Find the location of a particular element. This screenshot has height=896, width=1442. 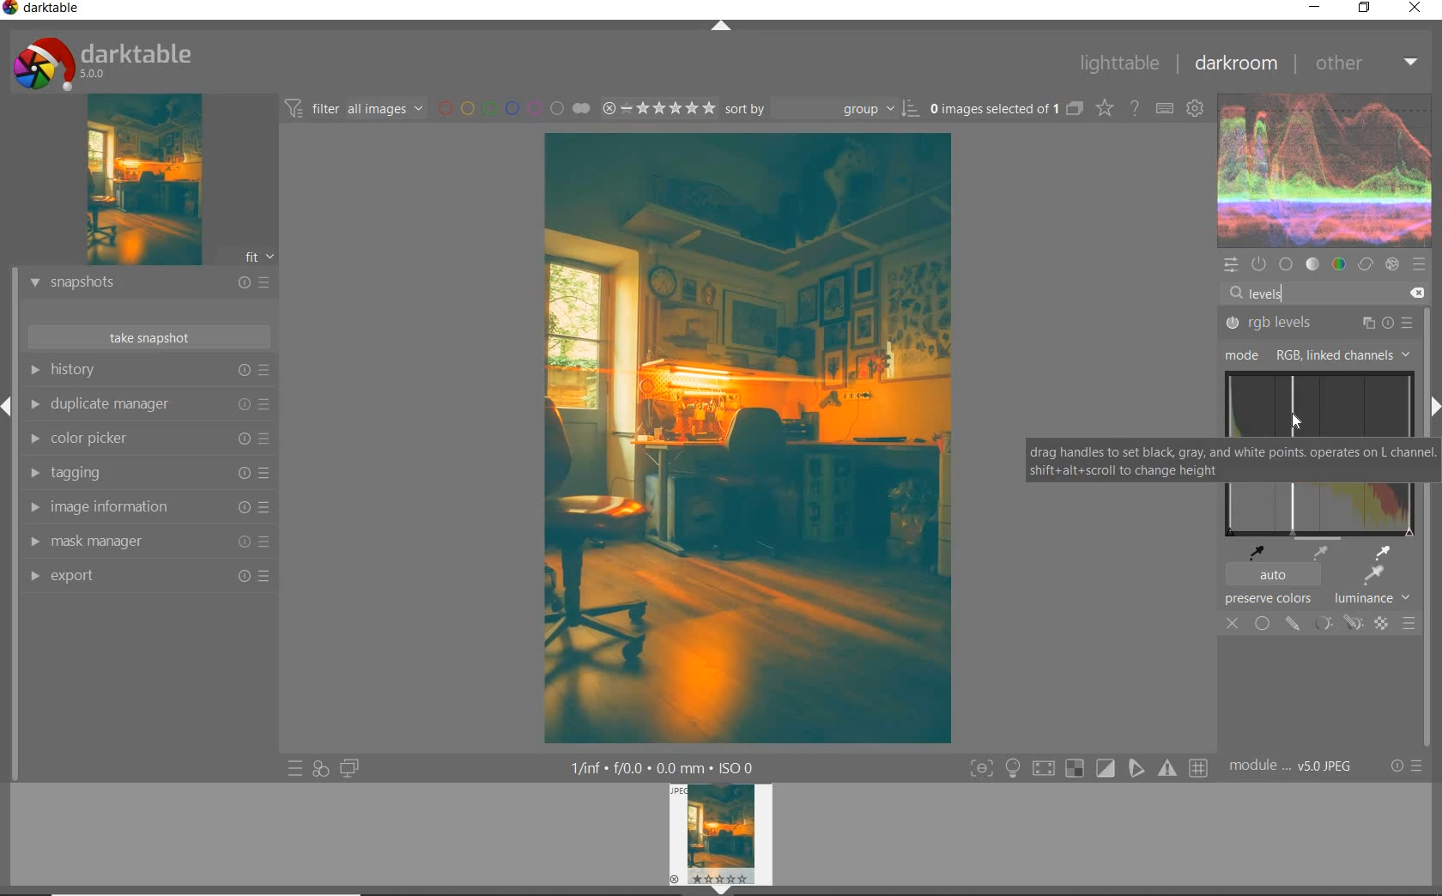

waveform is located at coordinates (1325, 170).